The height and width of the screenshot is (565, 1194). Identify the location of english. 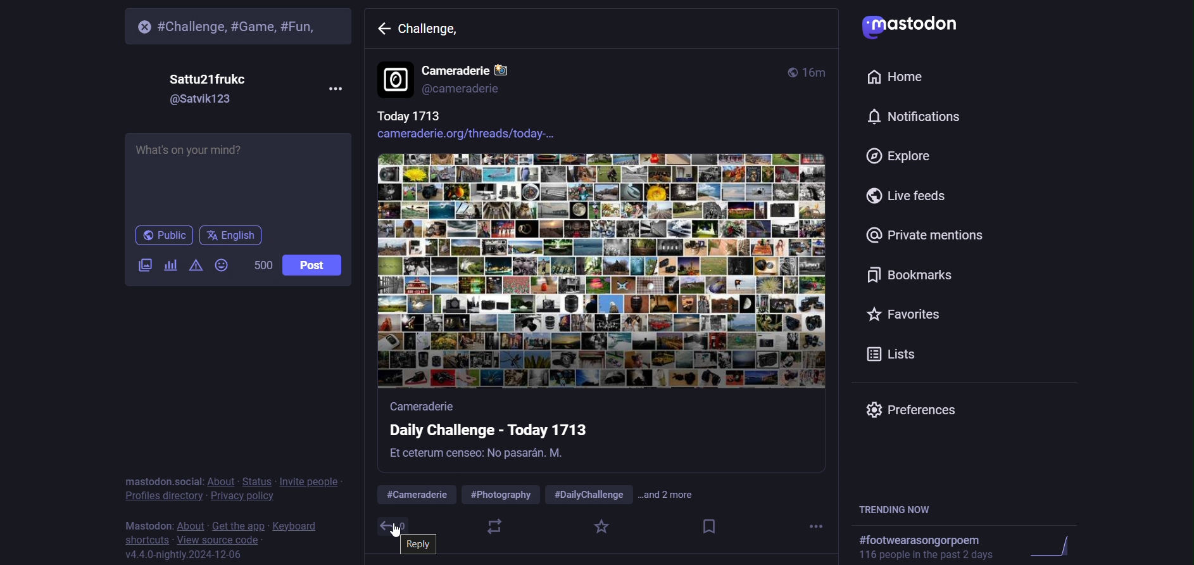
(232, 238).